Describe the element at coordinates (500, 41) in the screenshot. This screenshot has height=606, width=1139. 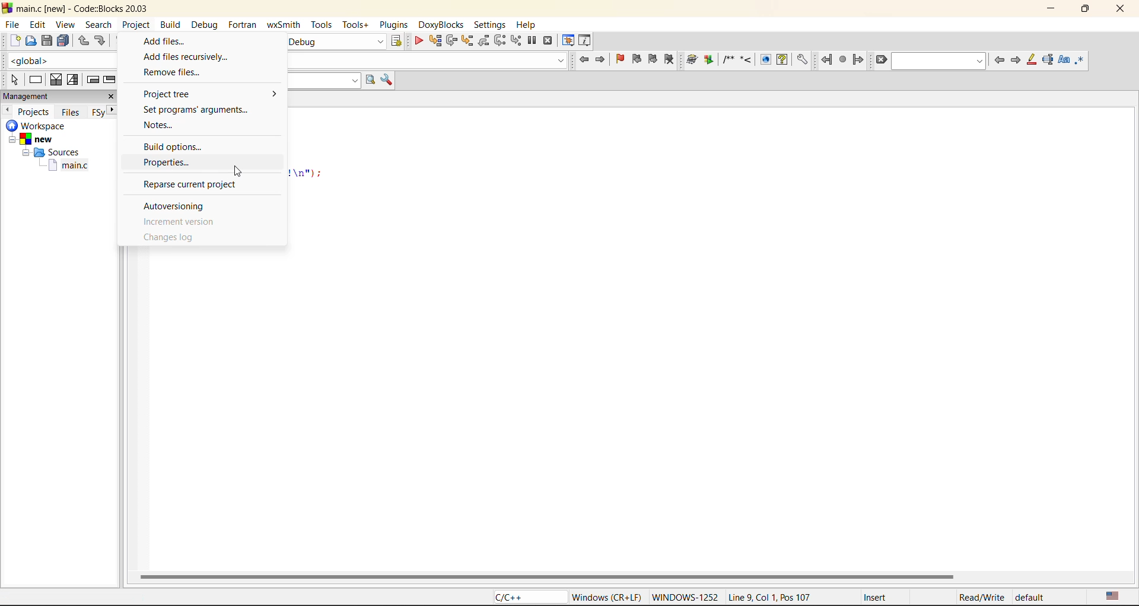
I see `next instruction` at that location.